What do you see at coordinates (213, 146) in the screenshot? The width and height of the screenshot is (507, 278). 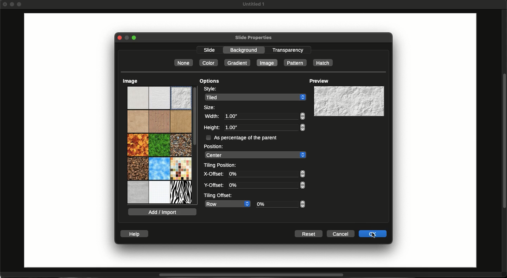 I see `Position:` at bounding box center [213, 146].